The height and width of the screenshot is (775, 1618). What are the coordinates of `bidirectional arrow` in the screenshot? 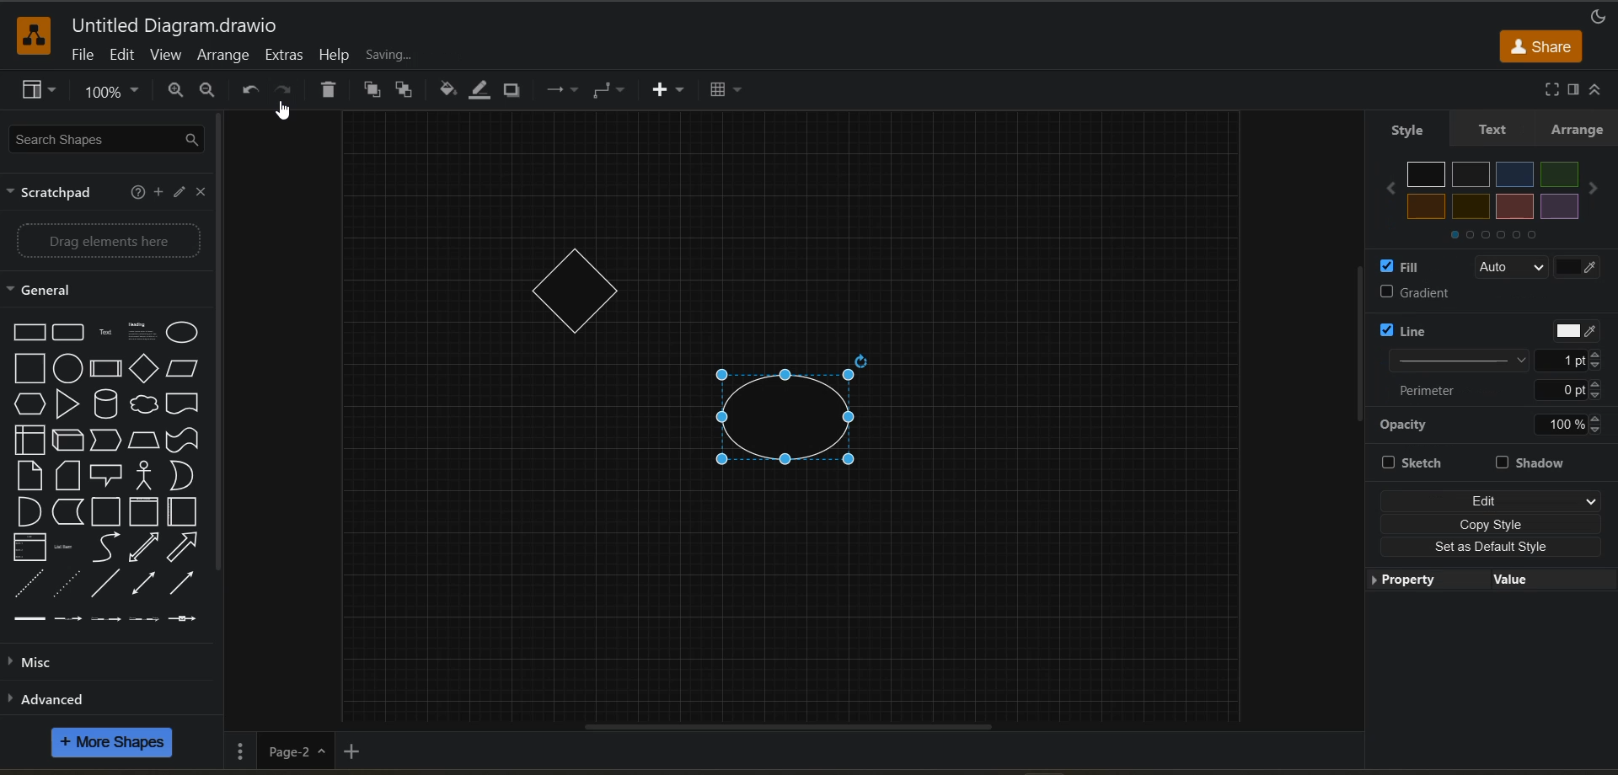 It's located at (144, 548).